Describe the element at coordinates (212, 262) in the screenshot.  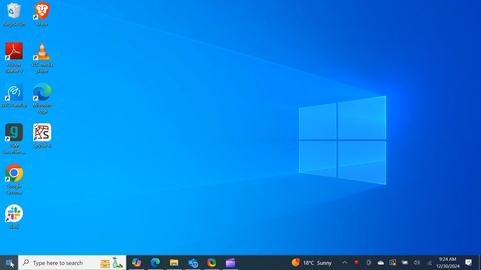
I see `ShareX` at that location.